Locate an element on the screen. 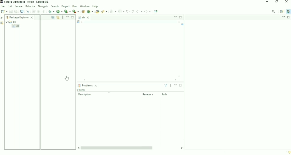 Image resolution: width=291 pixels, height=155 pixels. Link with Editor is located at coordinates (58, 17).